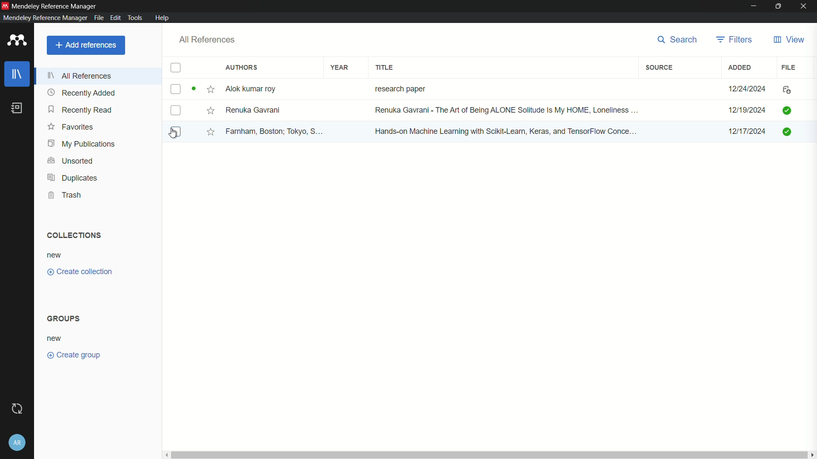 This screenshot has width=817, height=459. What do you see at coordinates (17, 444) in the screenshot?
I see `account and help` at bounding box center [17, 444].